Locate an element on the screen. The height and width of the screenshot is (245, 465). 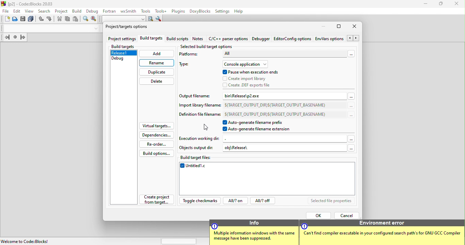
view is located at coordinates (30, 11).